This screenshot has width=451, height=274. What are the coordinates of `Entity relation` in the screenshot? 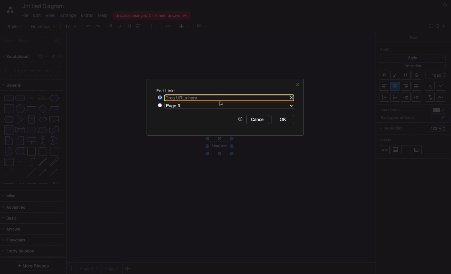 It's located at (20, 251).